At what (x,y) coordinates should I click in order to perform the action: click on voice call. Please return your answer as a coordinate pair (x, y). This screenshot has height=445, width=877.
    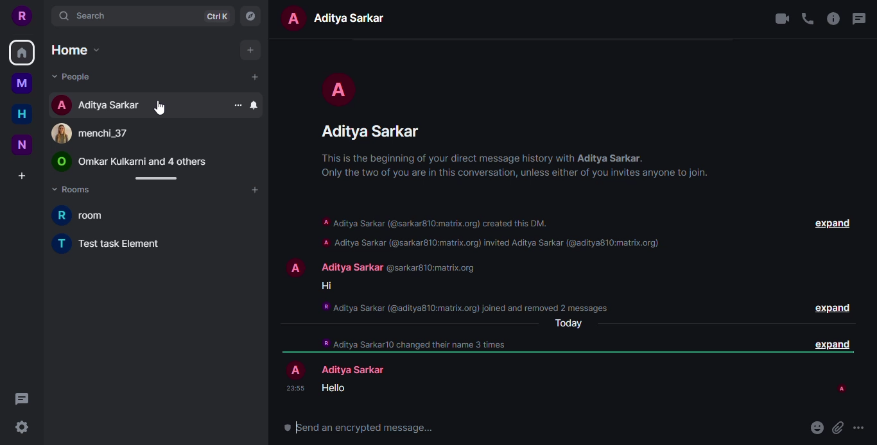
    Looking at the image, I should click on (810, 18).